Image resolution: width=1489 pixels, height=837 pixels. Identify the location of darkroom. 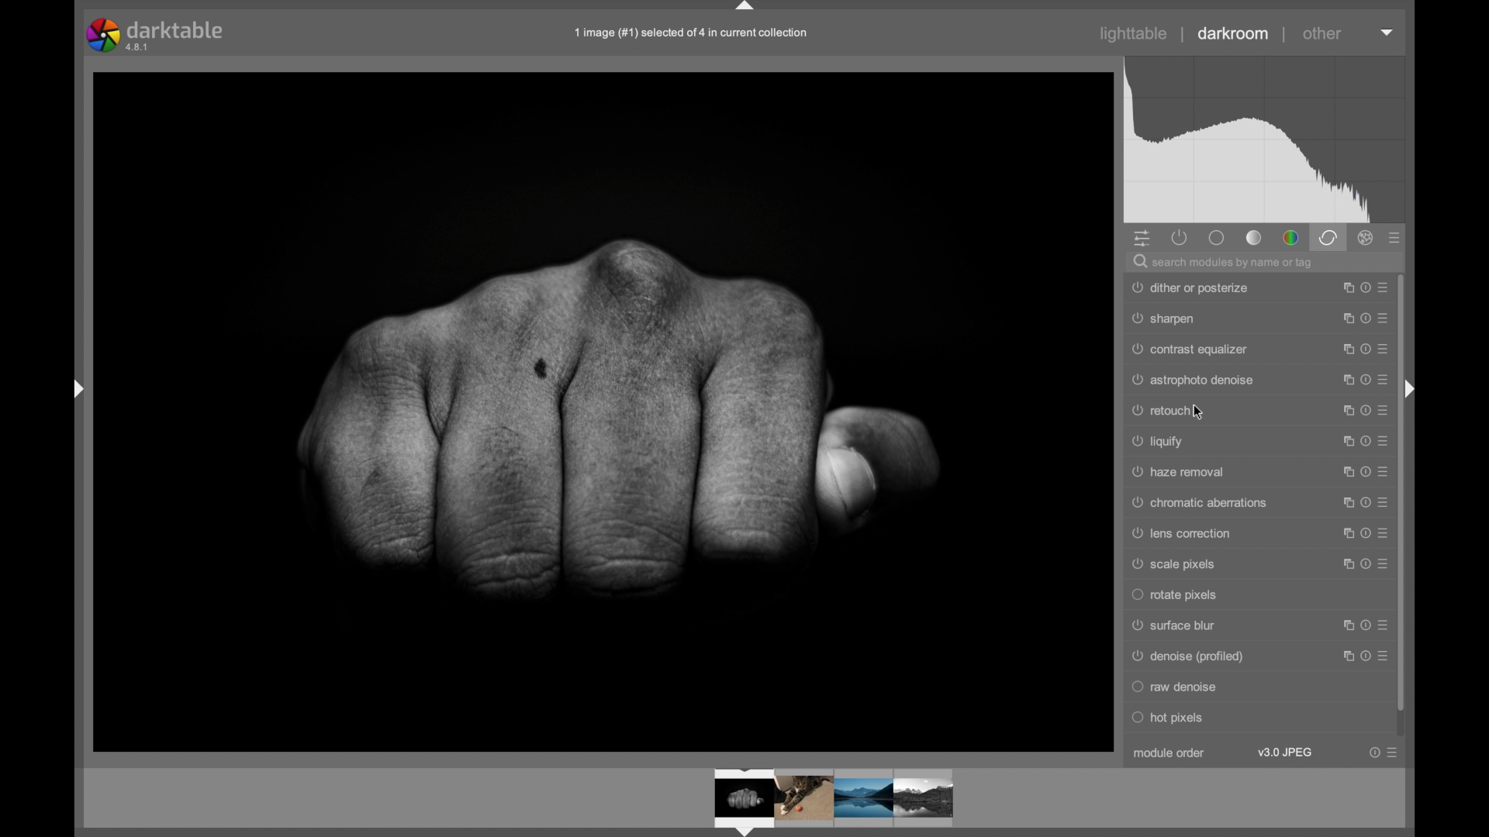
(1234, 34).